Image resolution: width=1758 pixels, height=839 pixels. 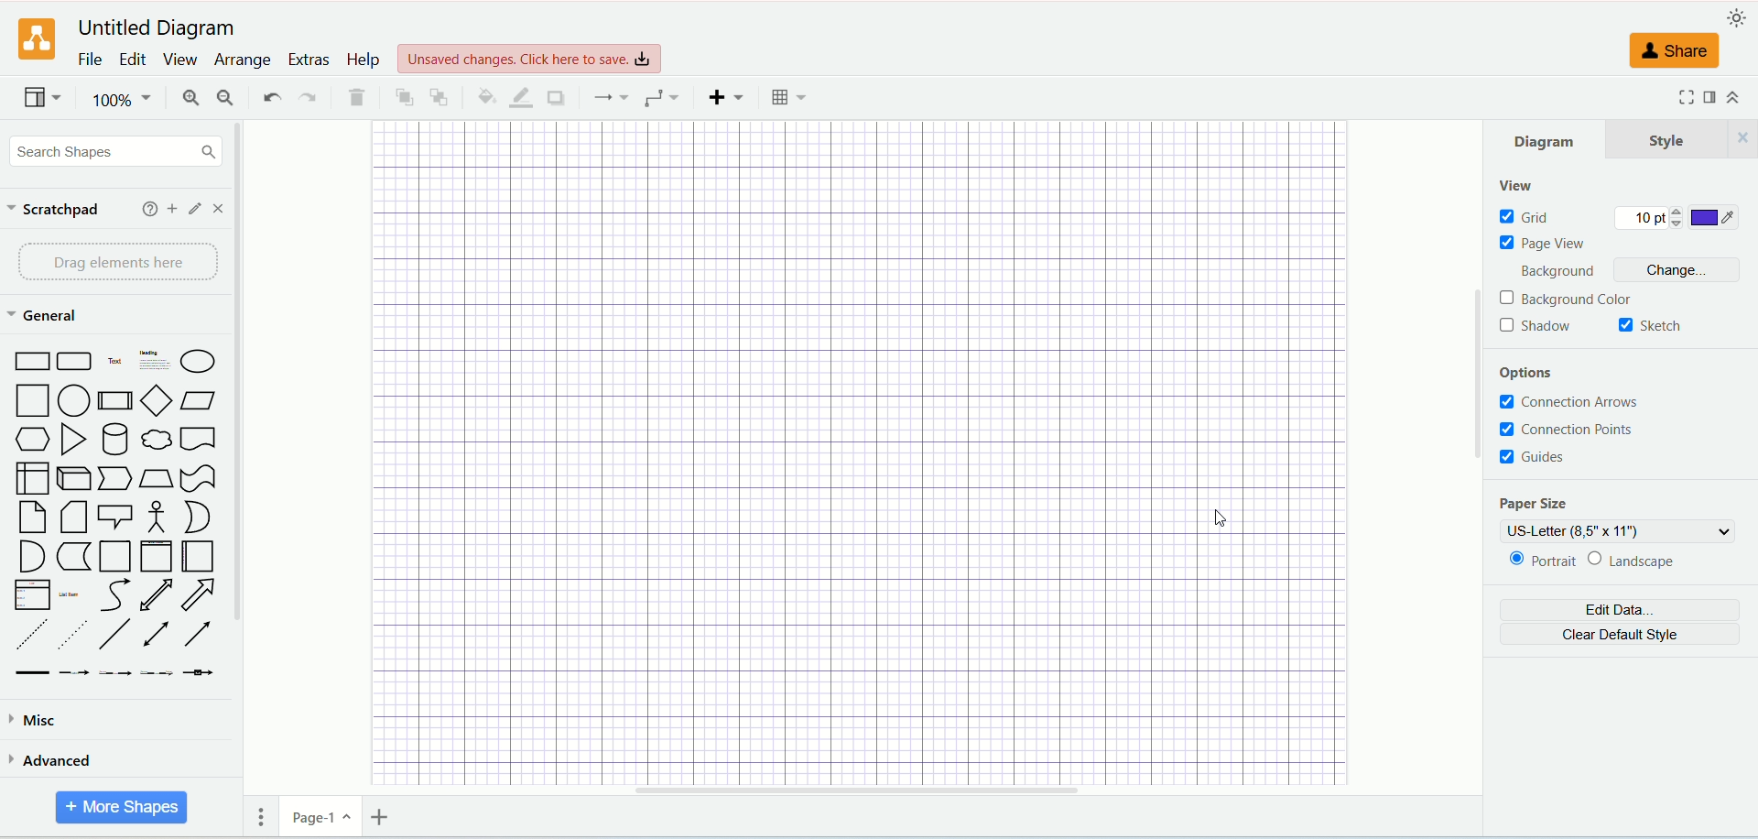 I want to click on Horizontal Scroll Bar, so click(x=868, y=788).